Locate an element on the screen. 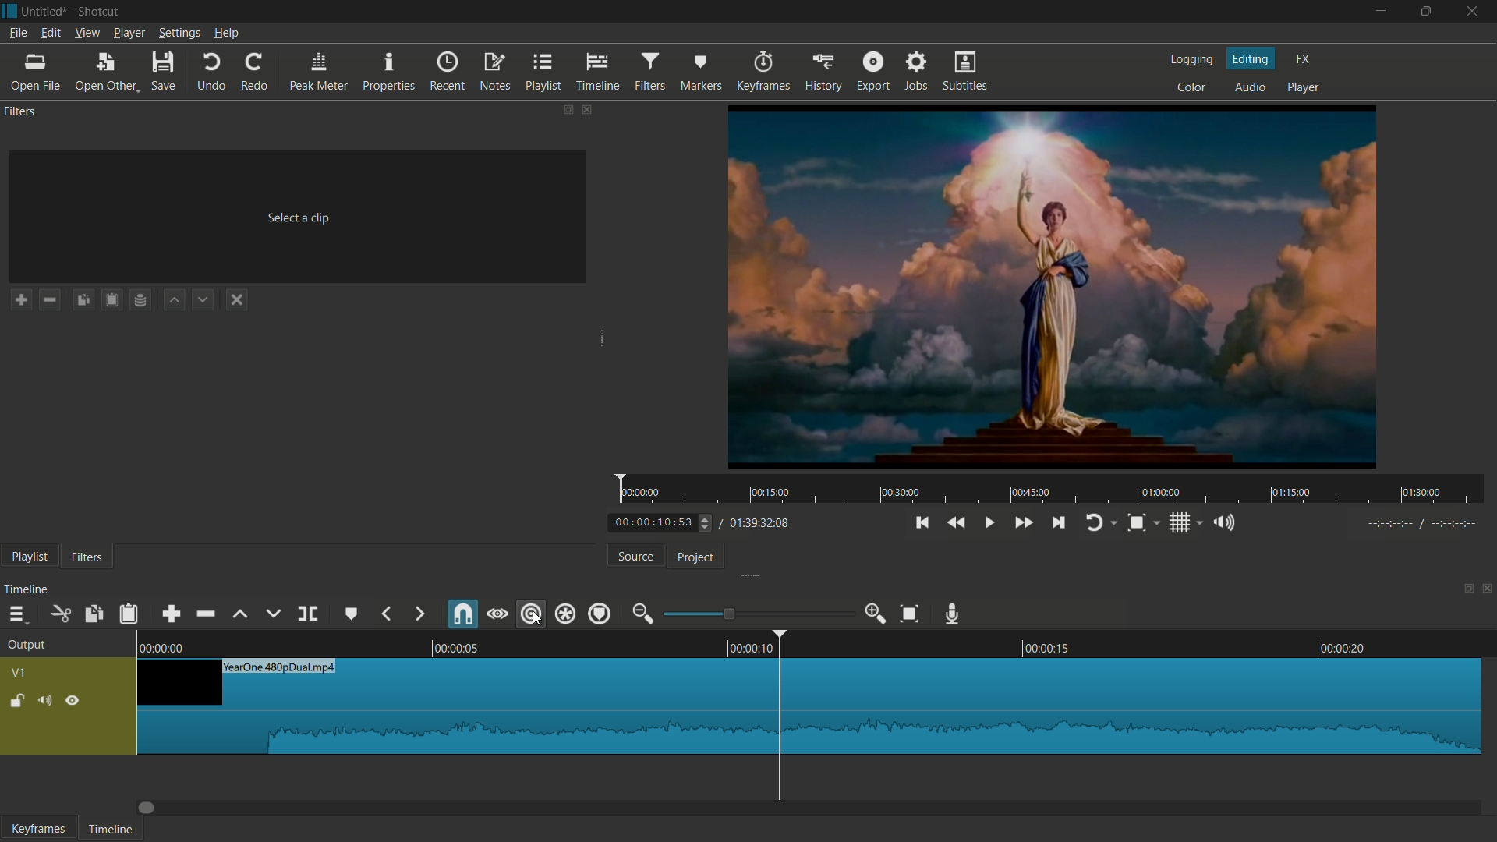 The image size is (1497, 842). save is located at coordinates (164, 71).